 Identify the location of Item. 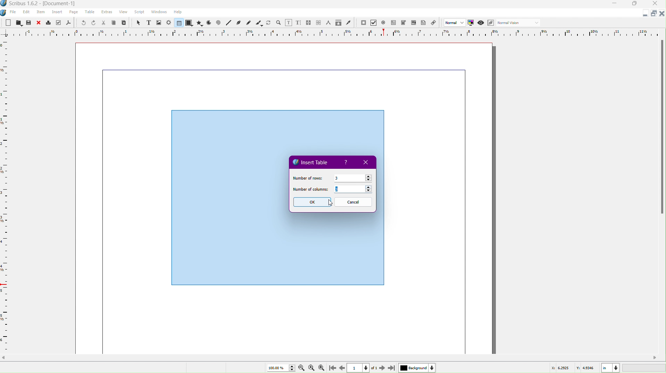
(41, 12).